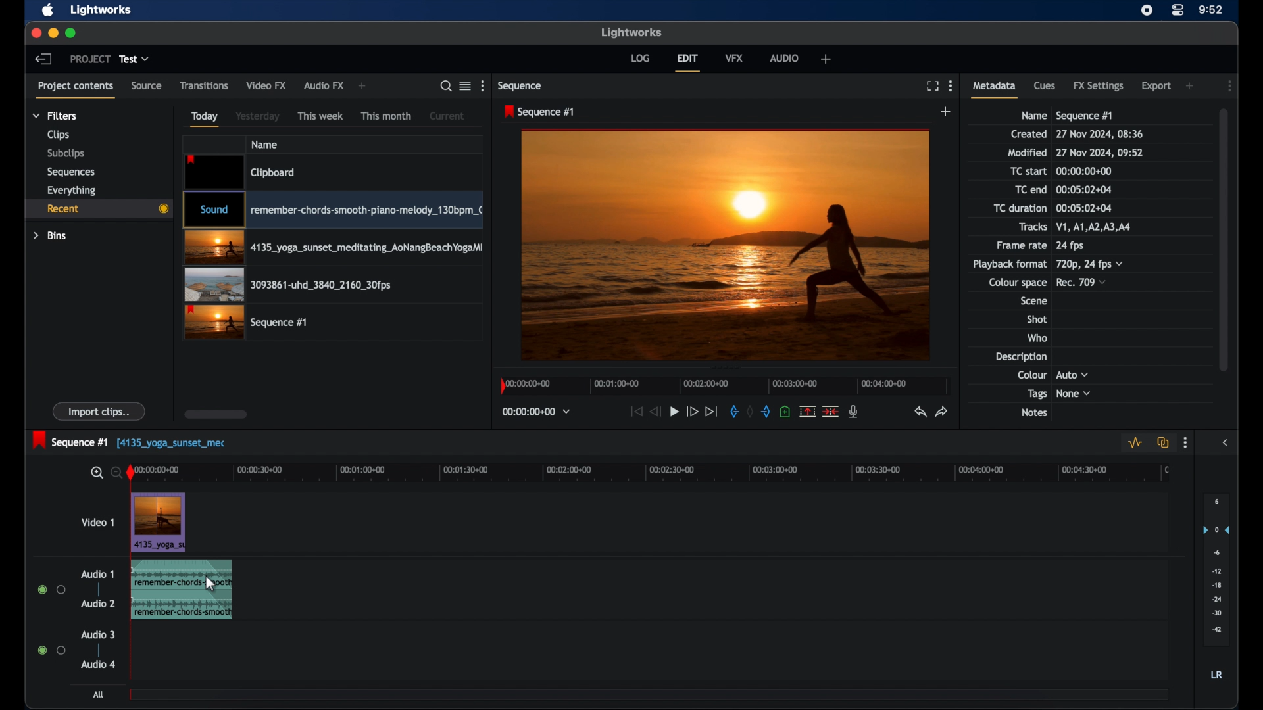 This screenshot has width=1263, height=710. What do you see at coordinates (735, 57) in the screenshot?
I see `vfx` at bounding box center [735, 57].